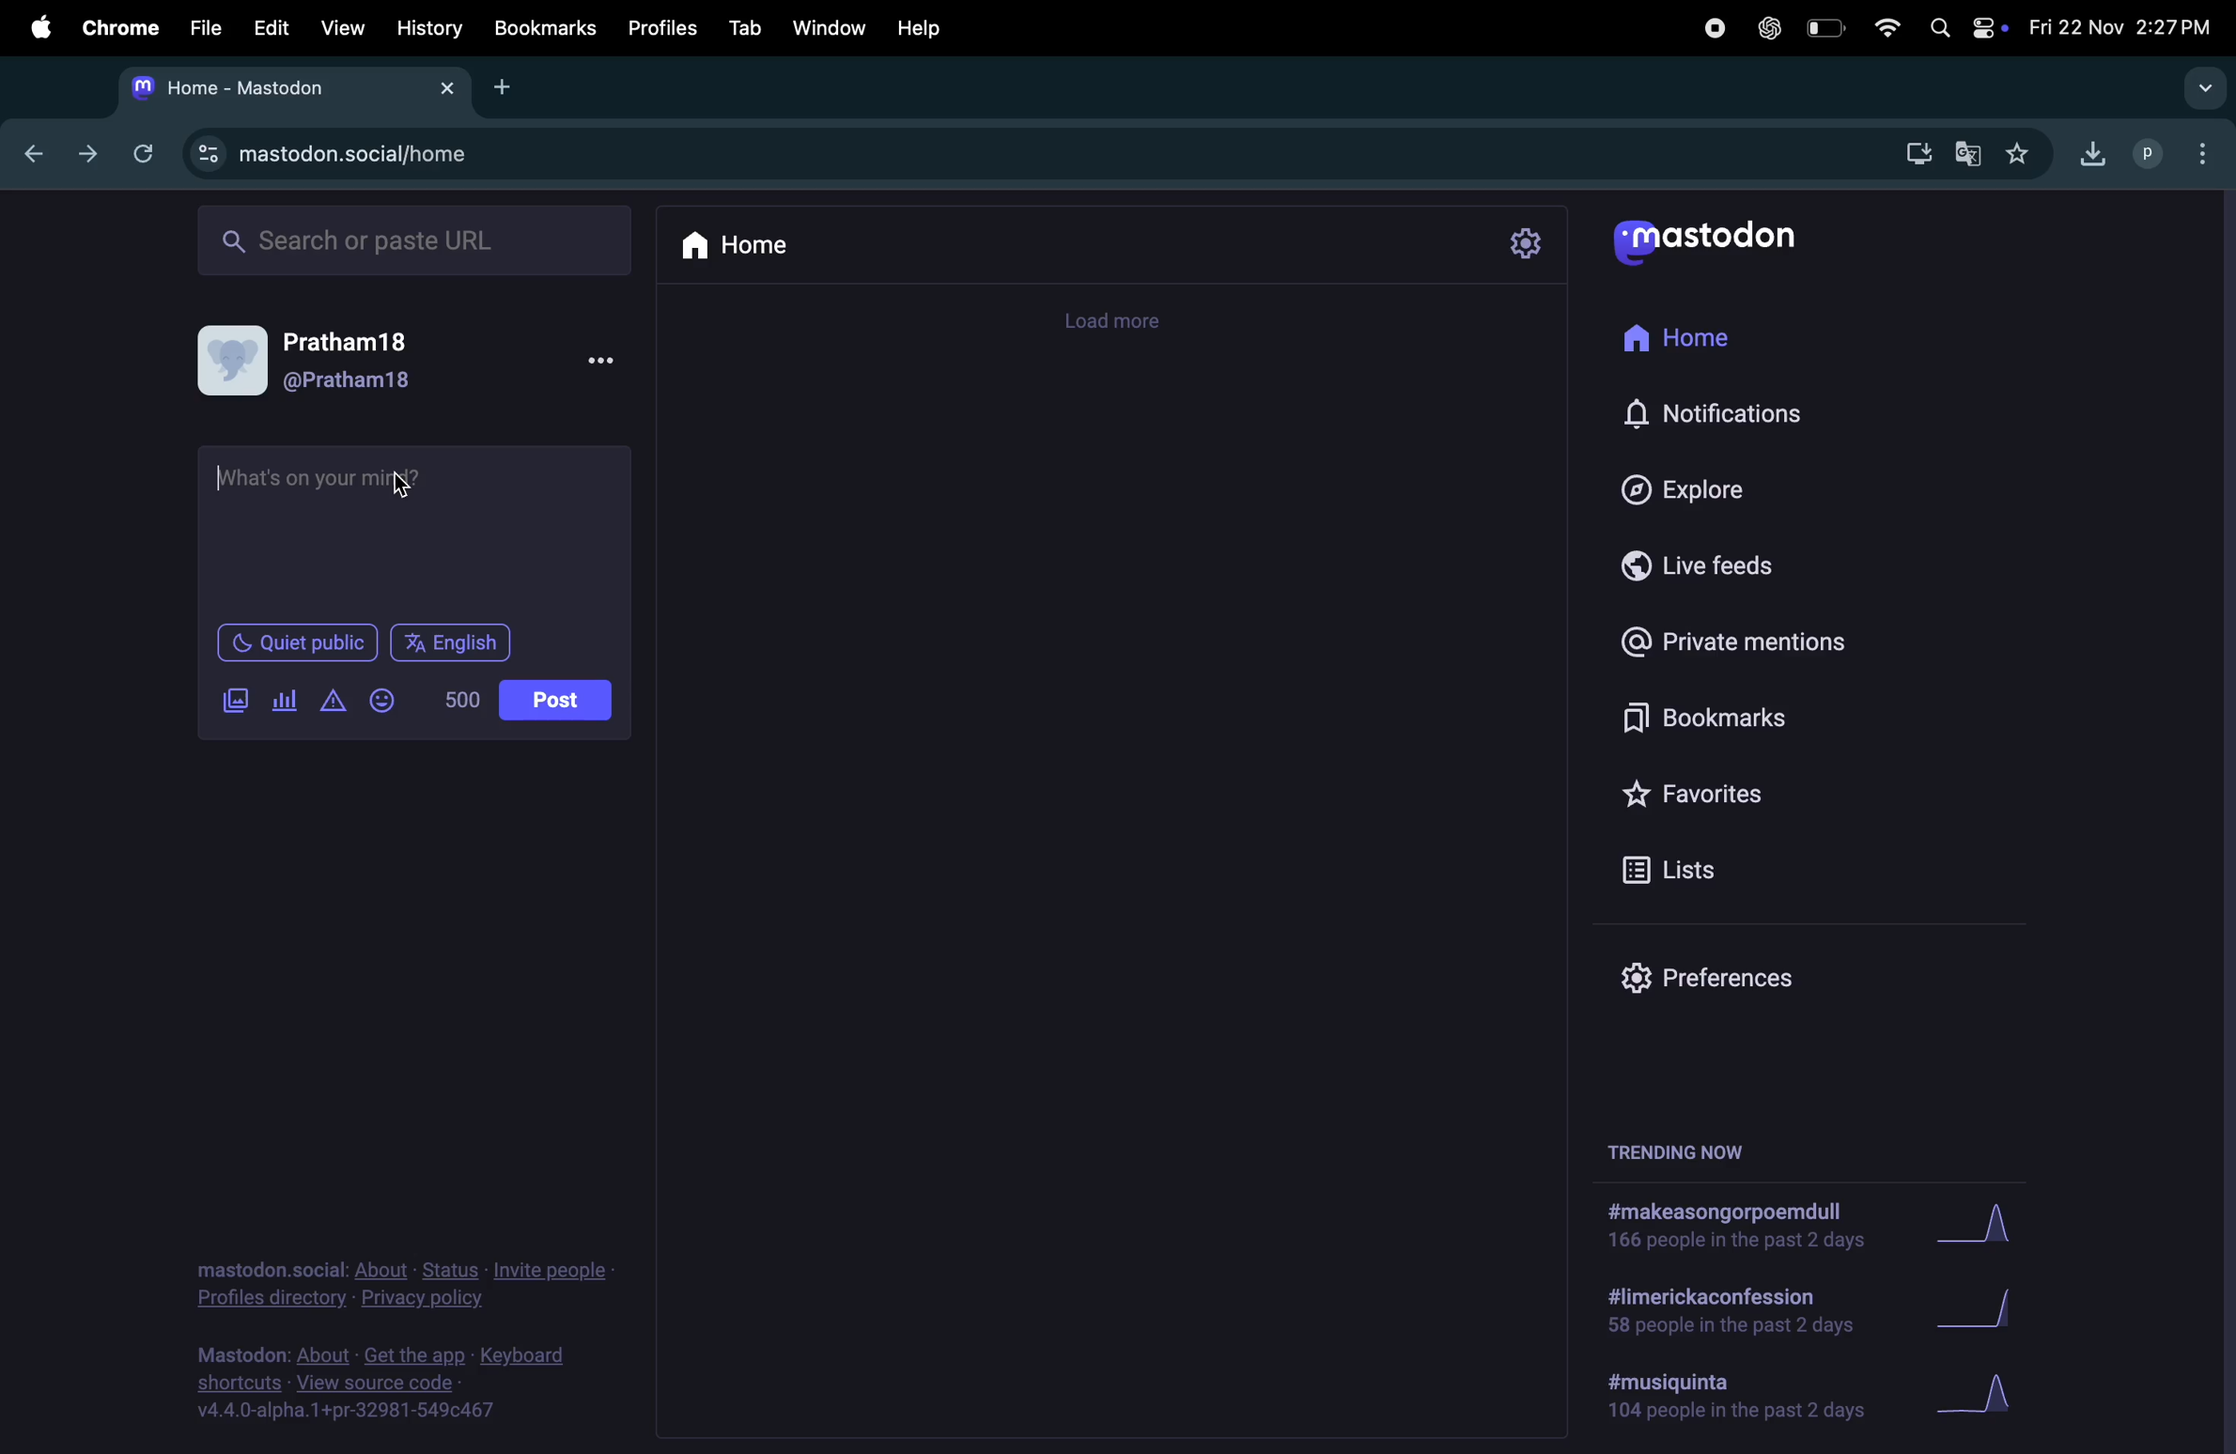 Image resolution: width=2236 pixels, height=1454 pixels. What do you see at coordinates (1734, 413) in the screenshot?
I see `notification` at bounding box center [1734, 413].